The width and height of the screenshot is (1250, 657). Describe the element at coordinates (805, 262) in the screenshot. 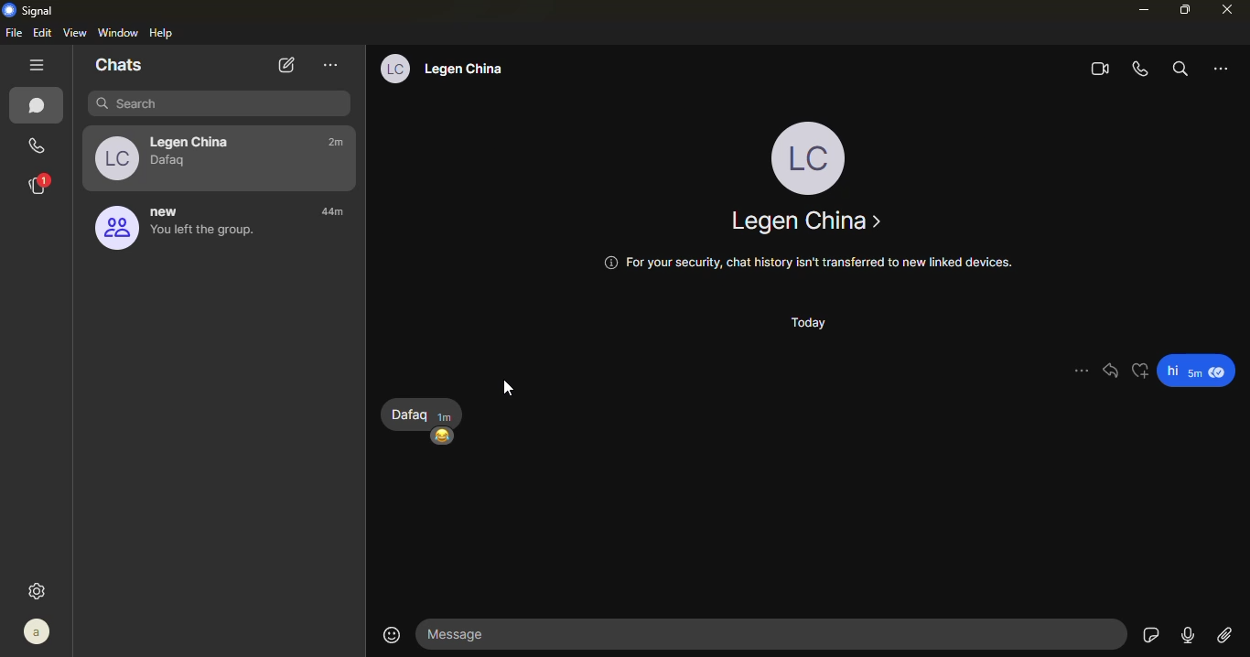

I see `@ For your security, chat history isn't transferred to new linked devices.` at that location.